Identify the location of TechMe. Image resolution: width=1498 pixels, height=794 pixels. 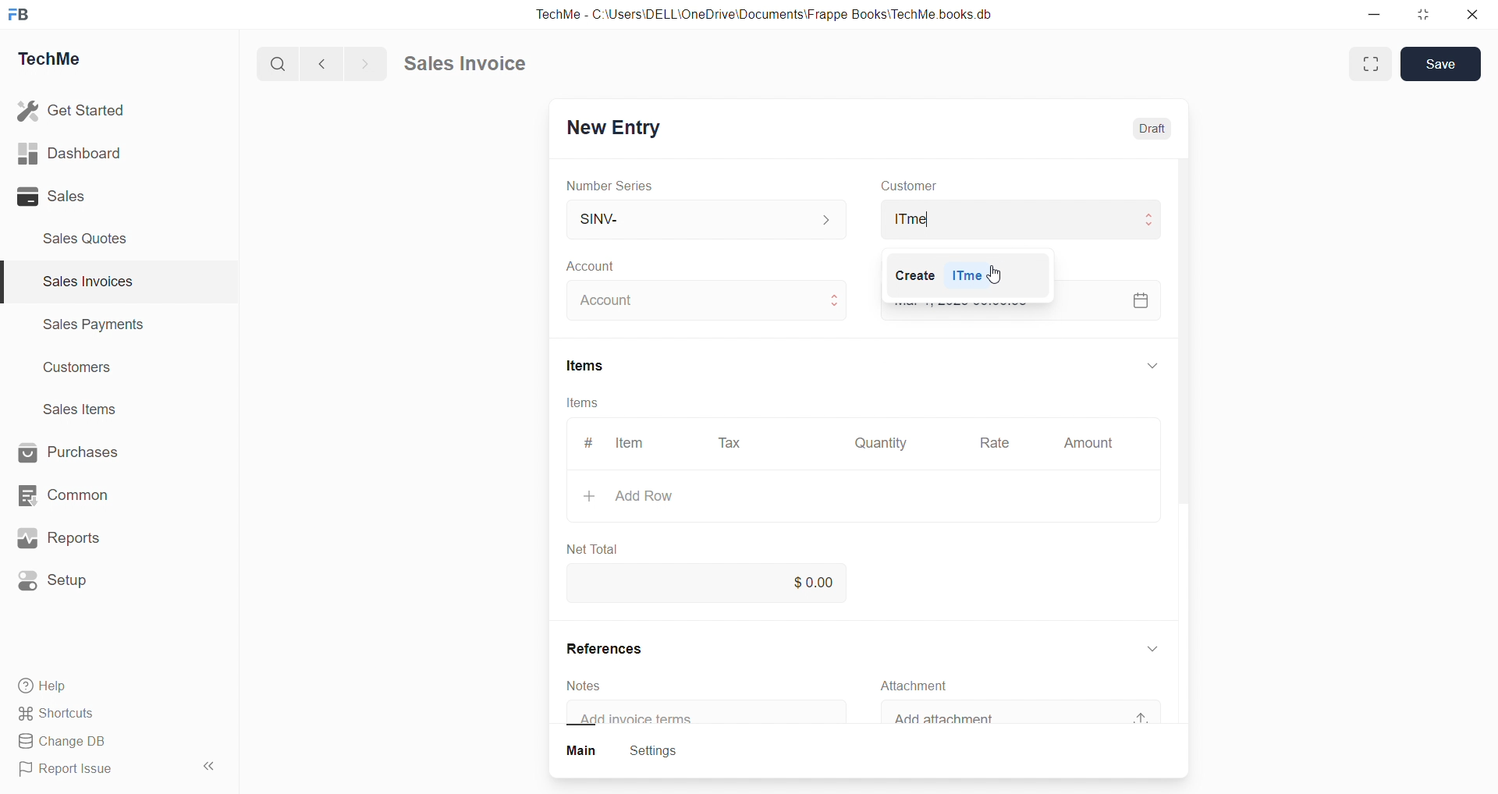
(62, 62).